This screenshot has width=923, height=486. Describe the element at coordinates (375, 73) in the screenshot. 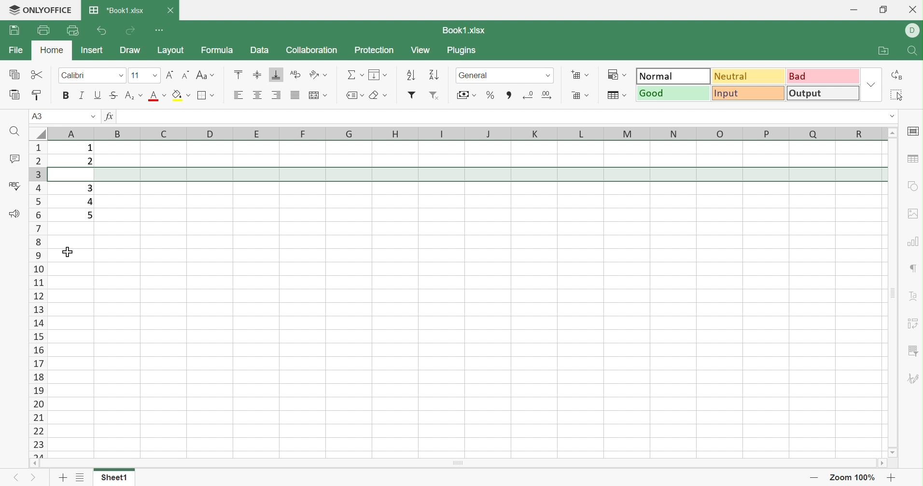

I see `Fill` at that location.